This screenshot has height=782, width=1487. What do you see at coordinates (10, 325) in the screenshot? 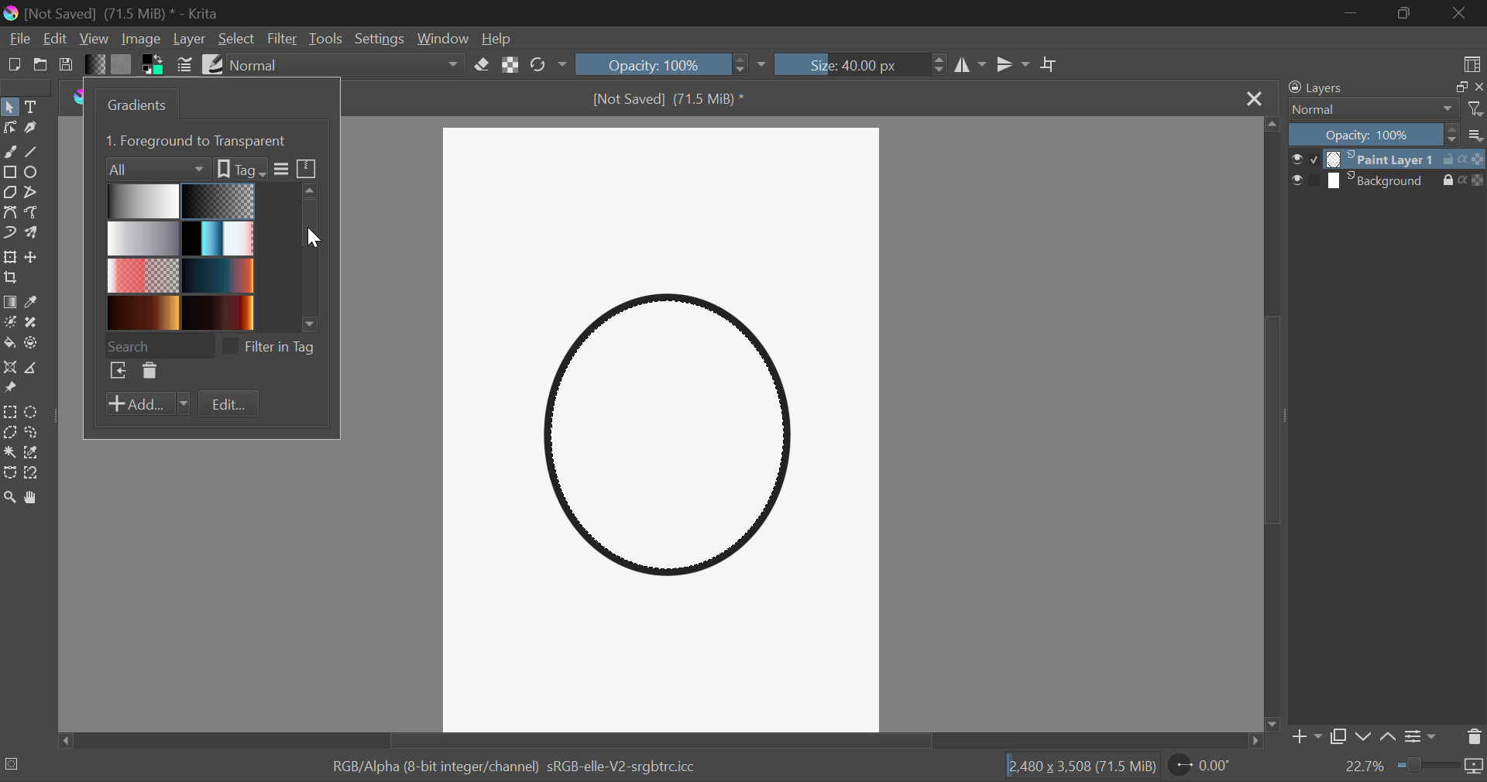
I see `Colorize Mask Tool` at bounding box center [10, 325].